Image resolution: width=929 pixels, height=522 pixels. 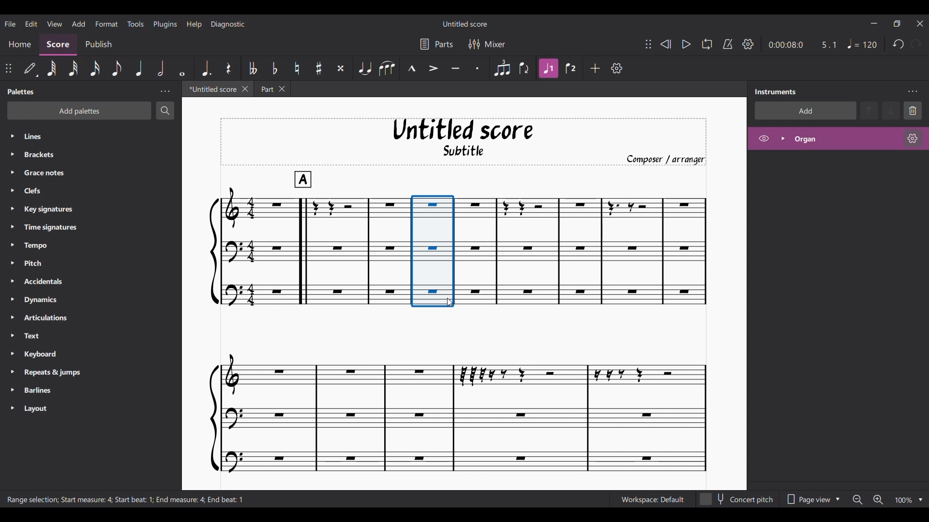 What do you see at coordinates (548, 69) in the screenshot?
I see `Highlighted due to current selection` at bounding box center [548, 69].